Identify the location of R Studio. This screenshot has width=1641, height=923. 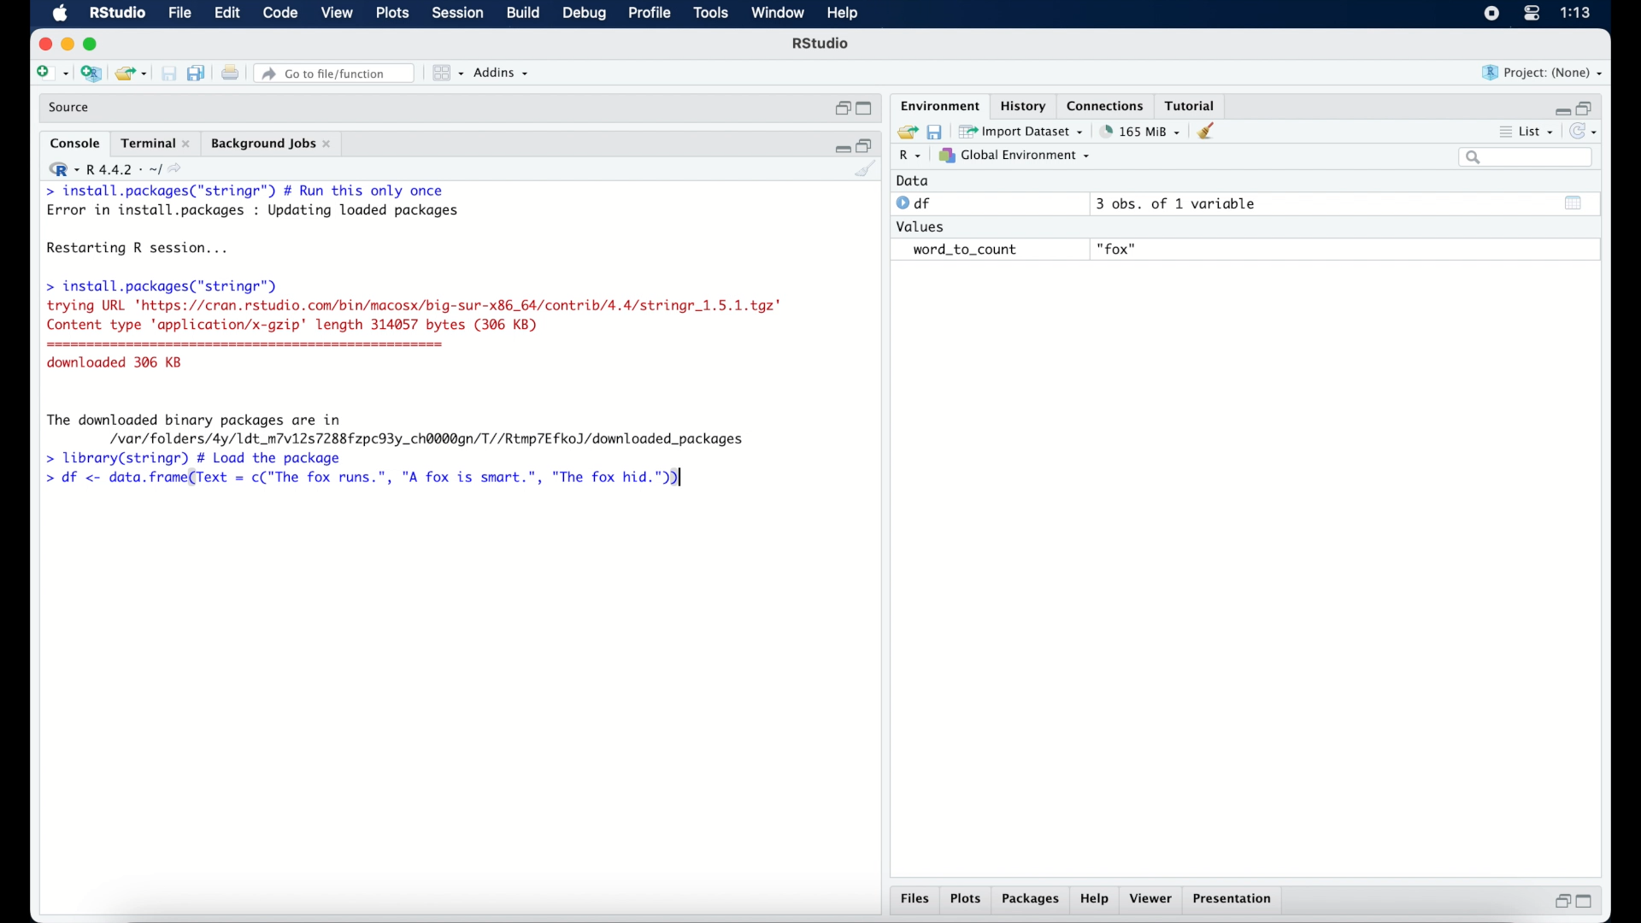
(116, 14).